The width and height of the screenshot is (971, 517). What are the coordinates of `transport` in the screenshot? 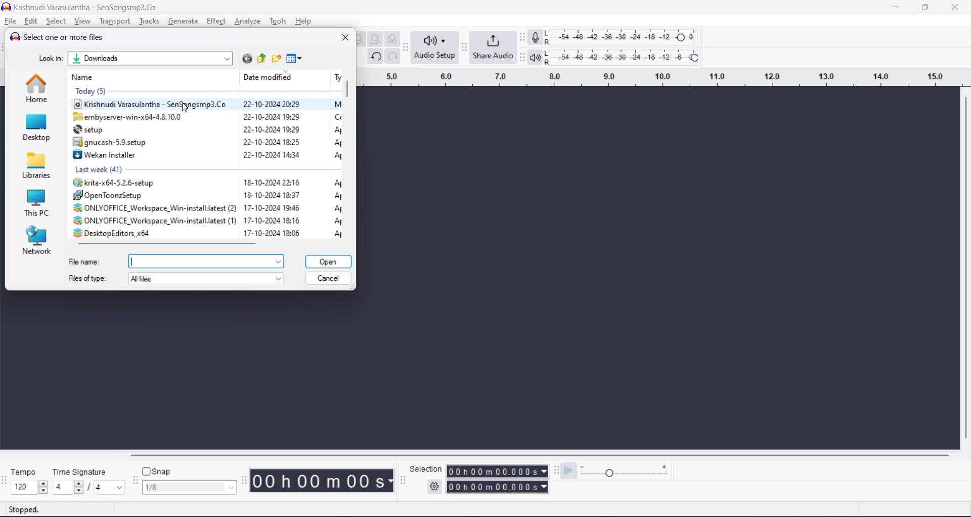 It's located at (115, 21).